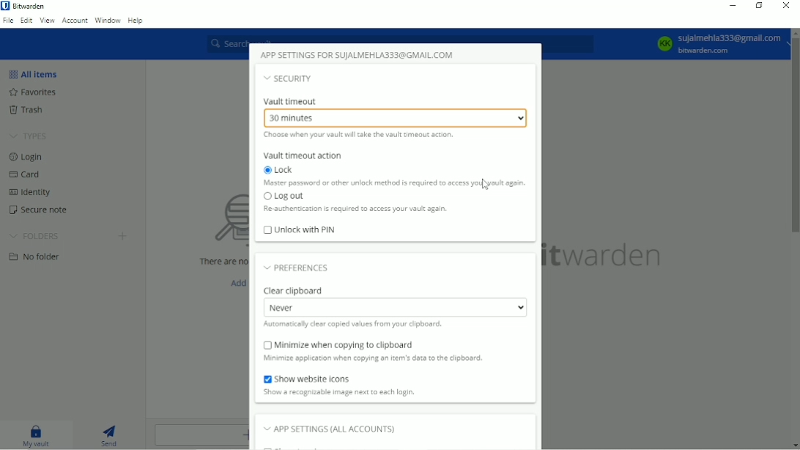 The width and height of the screenshot is (800, 450). What do you see at coordinates (289, 78) in the screenshot?
I see `Security` at bounding box center [289, 78].